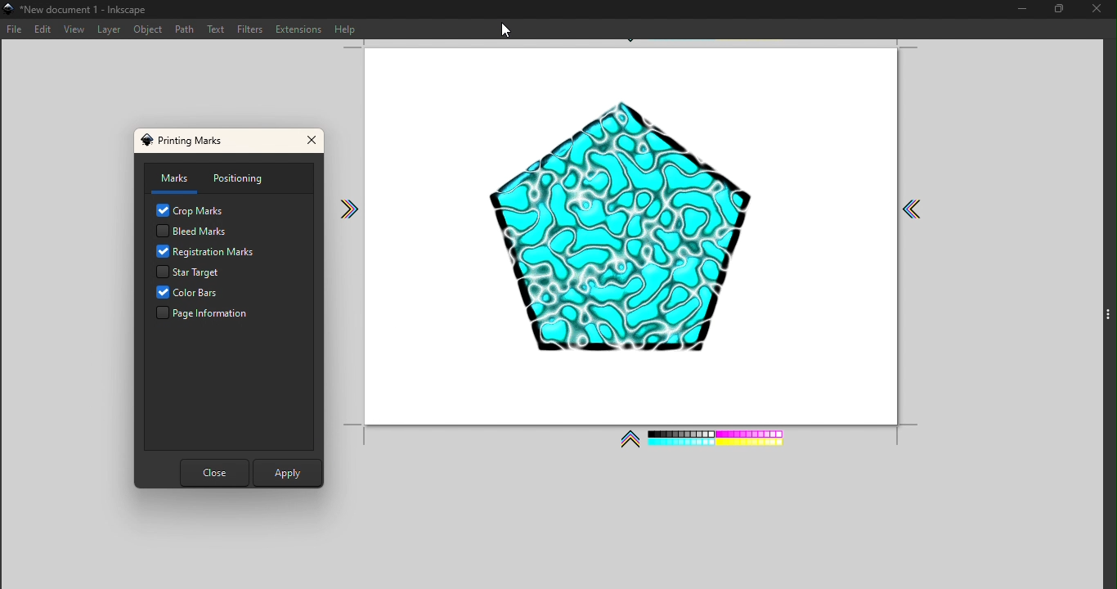 Image resolution: width=1117 pixels, height=589 pixels. Describe the element at coordinates (43, 30) in the screenshot. I see `Edit` at that location.